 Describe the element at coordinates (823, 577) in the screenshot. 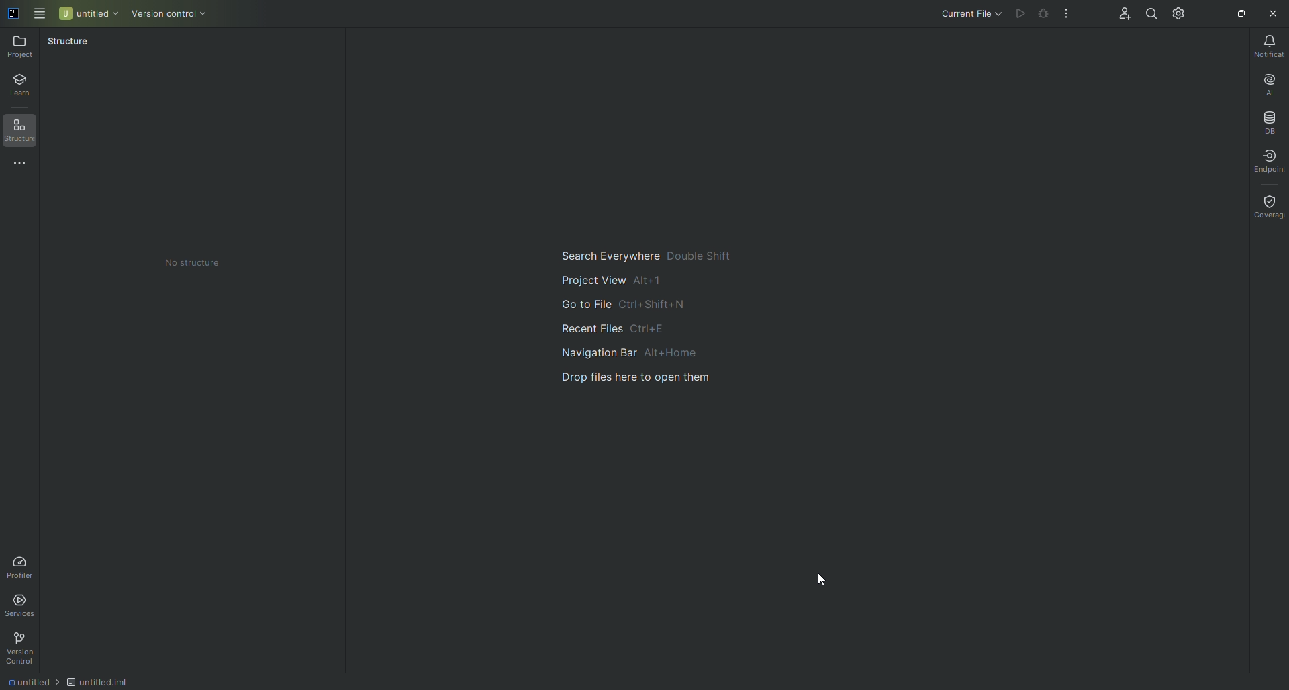

I see `Cursor` at that location.